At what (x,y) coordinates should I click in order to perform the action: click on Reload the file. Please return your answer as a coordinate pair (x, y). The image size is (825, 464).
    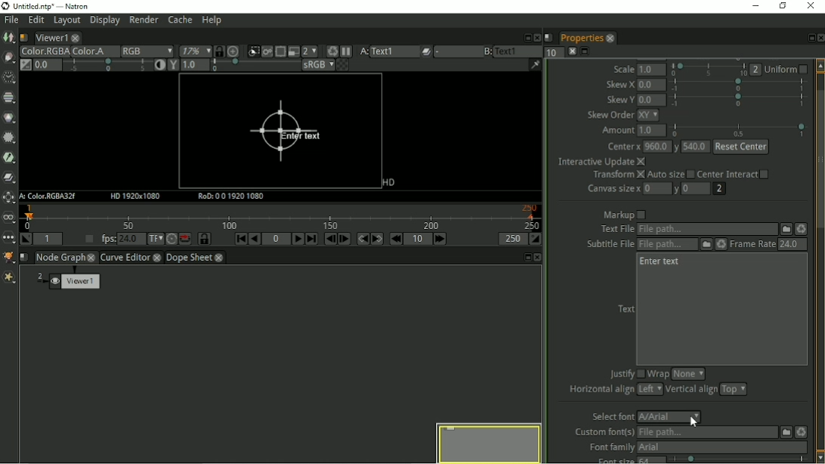
    Looking at the image, I should click on (801, 229).